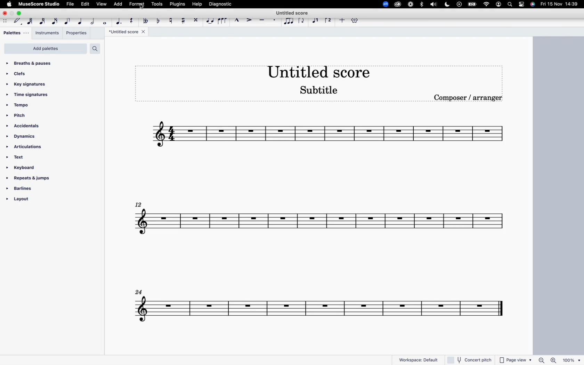 The height and width of the screenshot is (365, 584). I want to click on Untitled score, so click(293, 11).